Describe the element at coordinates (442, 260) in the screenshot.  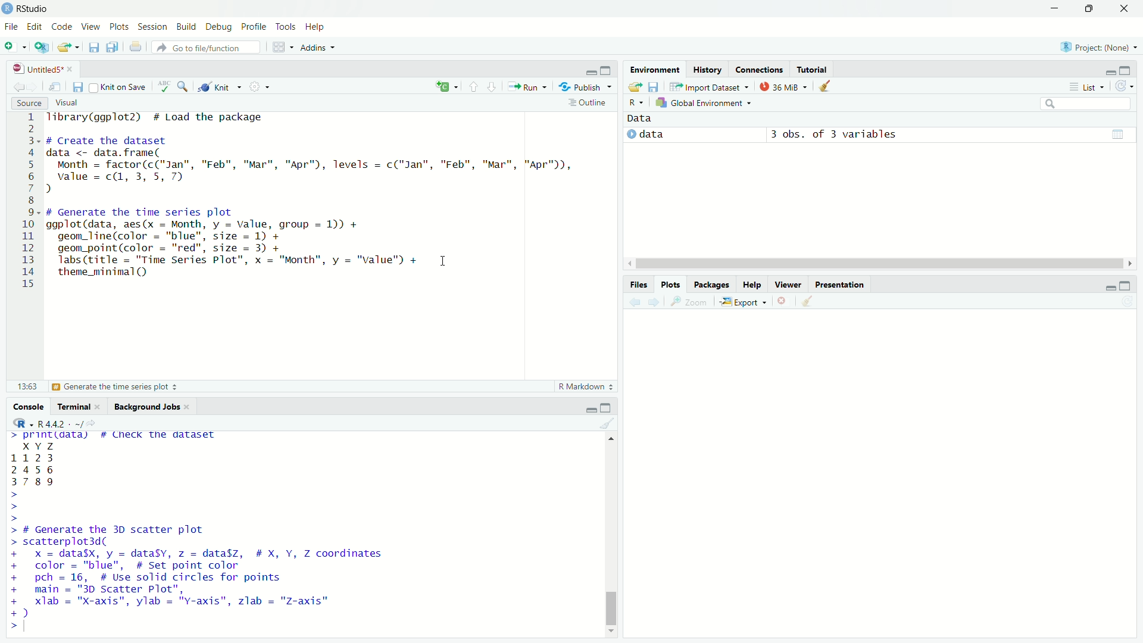
I see `cursor` at that location.